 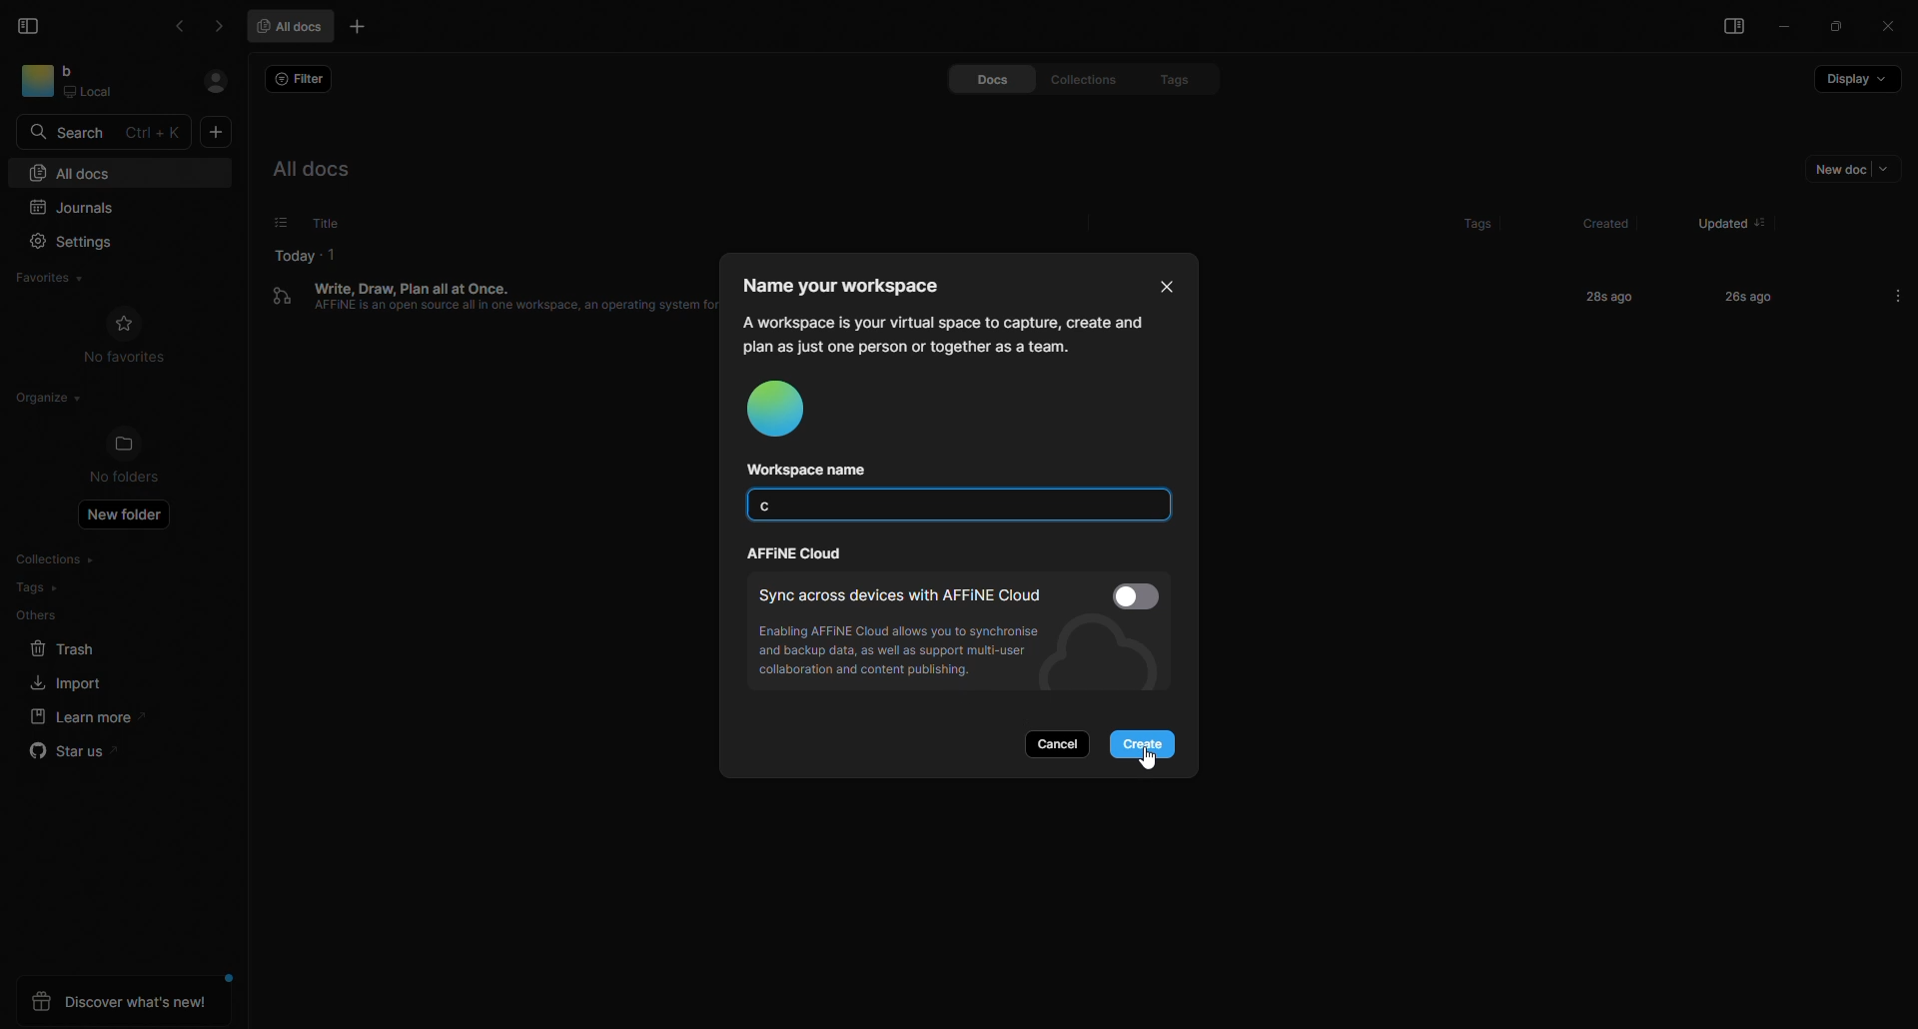 What do you see at coordinates (81, 716) in the screenshot?
I see `learn more` at bounding box center [81, 716].